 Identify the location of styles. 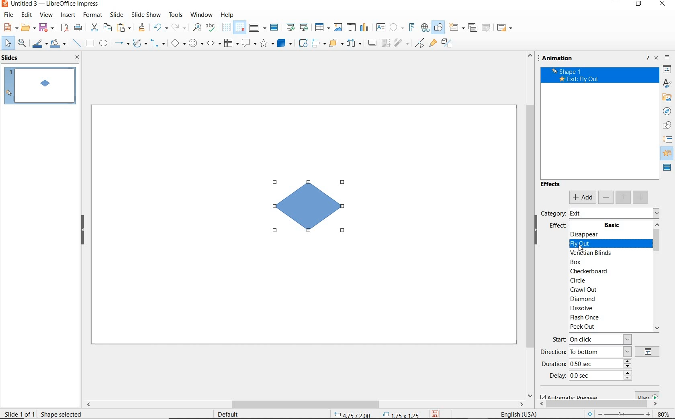
(667, 83).